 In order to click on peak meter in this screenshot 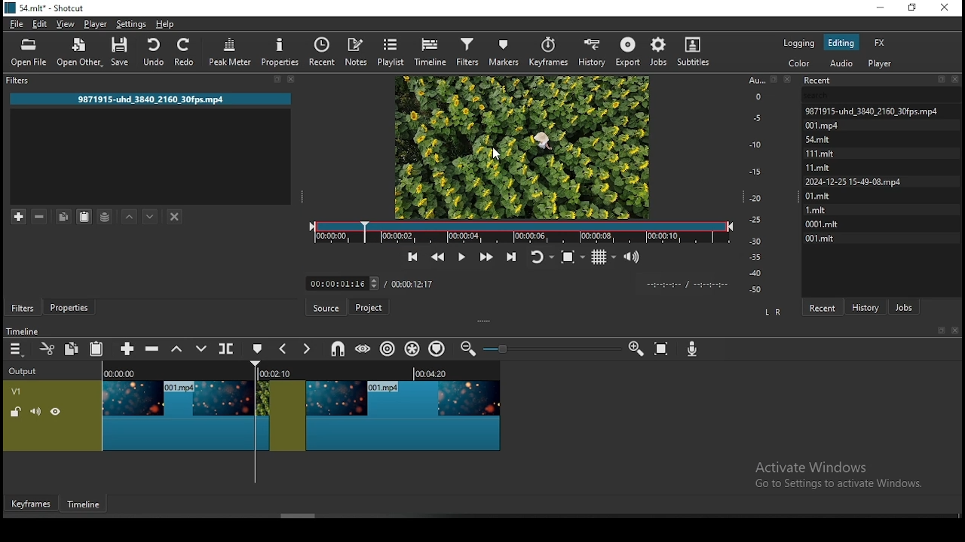, I will do `click(231, 50)`.